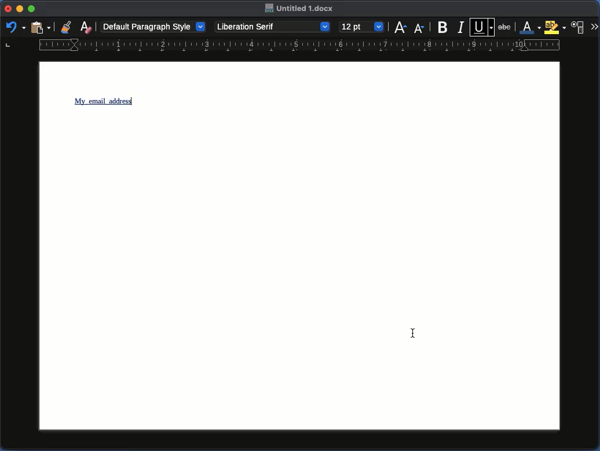 The image size is (600, 451). Describe the element at coordinates (283, 47) in the screenshot. I see `Ruler` at that location.